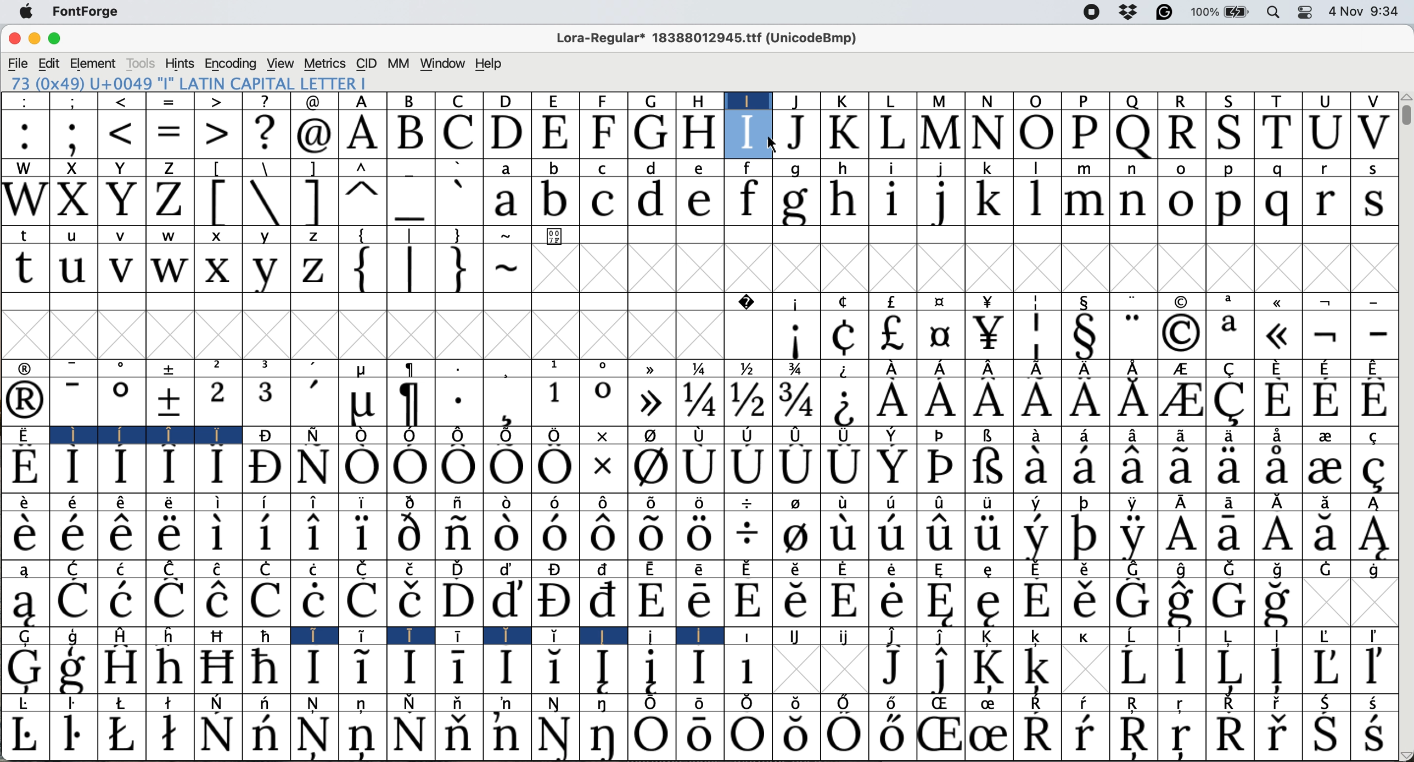 The width and height of the screenshot is (1414, 762). I want to click on ., so click(459, 368).